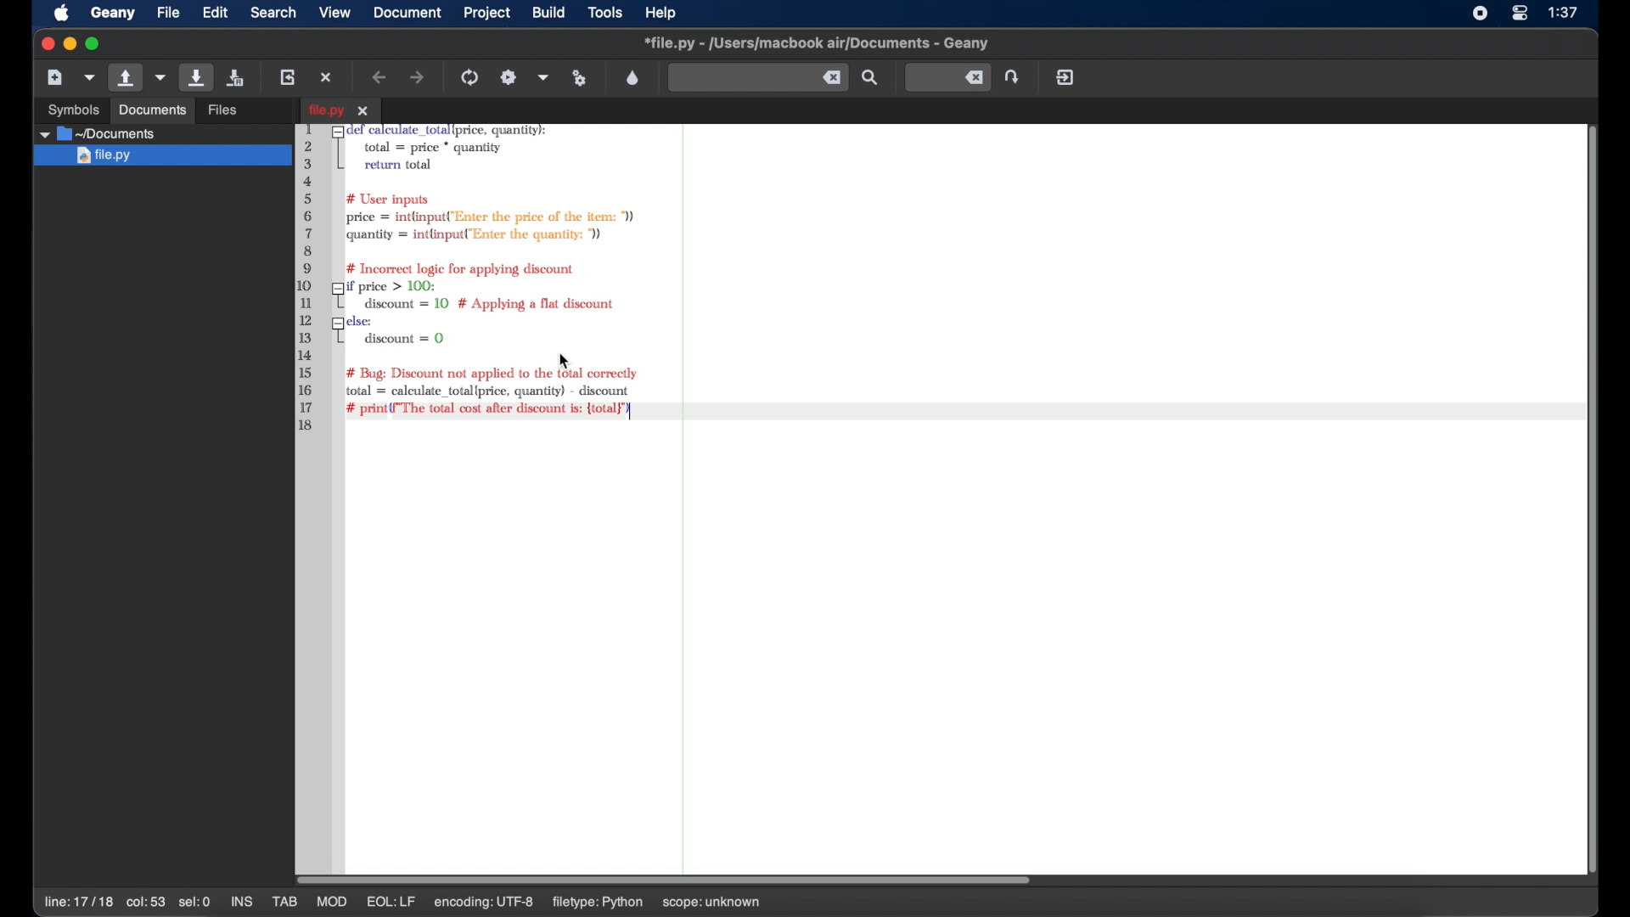 This screenshot has width=1630, height=917. I want to click on run or view current file, so click(581, 77).